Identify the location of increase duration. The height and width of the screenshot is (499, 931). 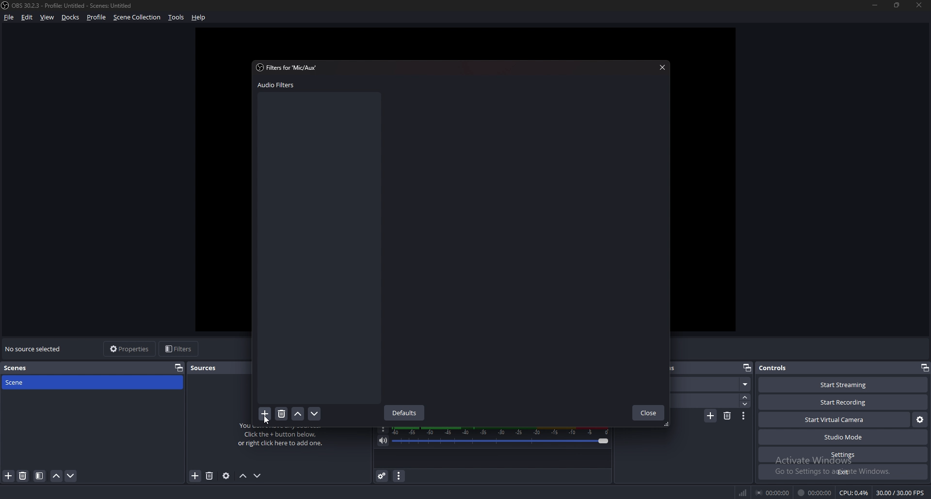
(745, 397).